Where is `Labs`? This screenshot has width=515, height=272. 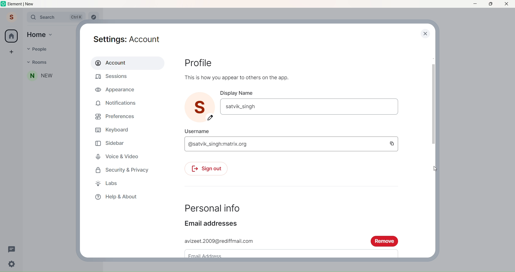 Labs is located at coordinates (111, 183).